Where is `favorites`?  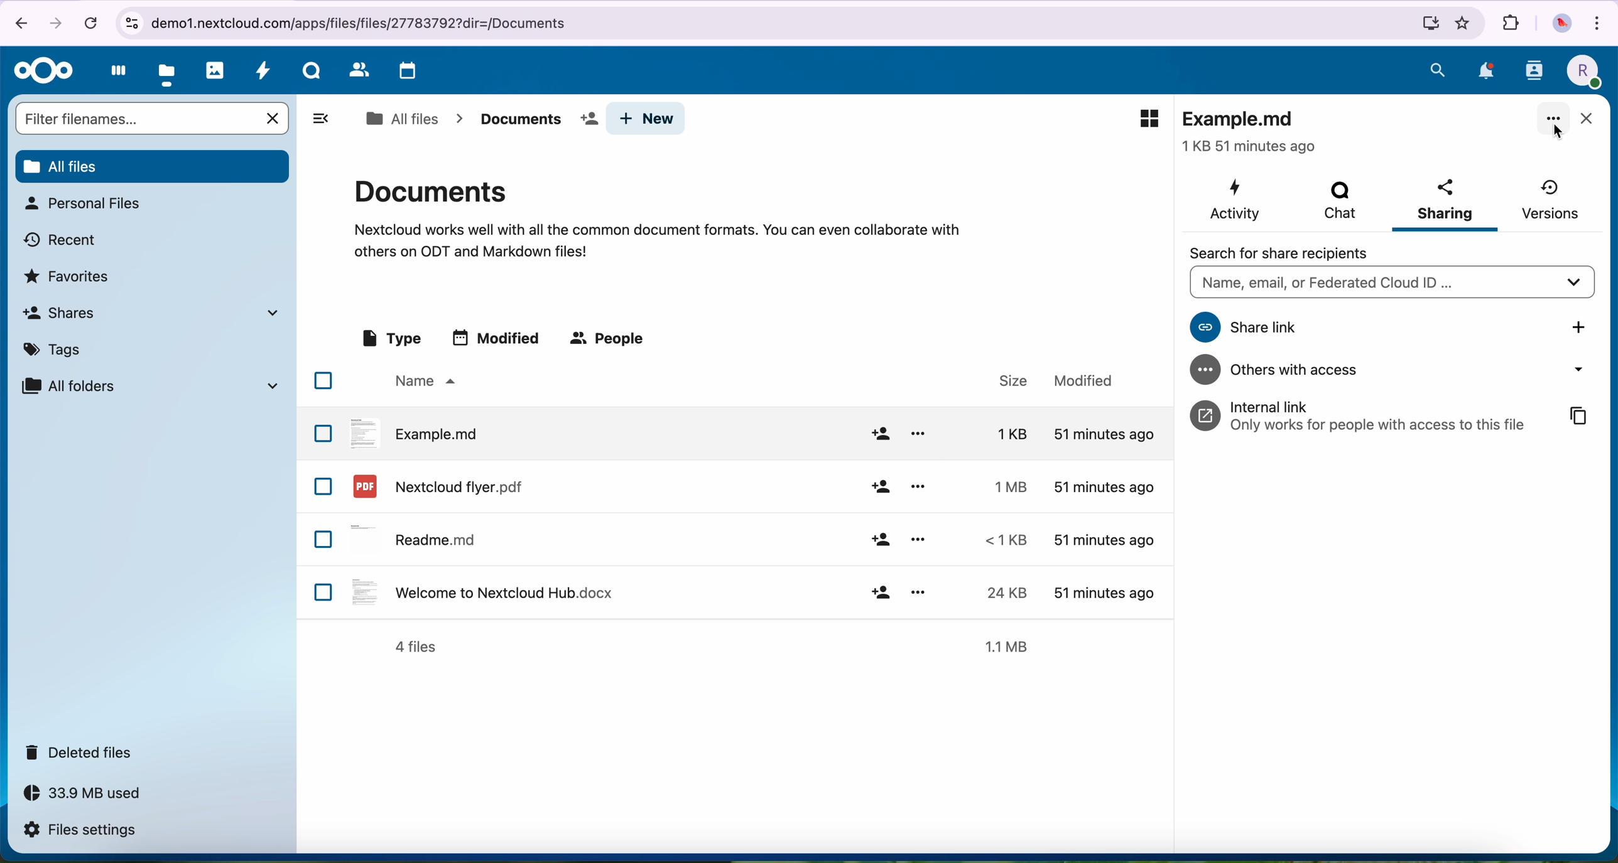
favorites is located at coordinates (70, 275).